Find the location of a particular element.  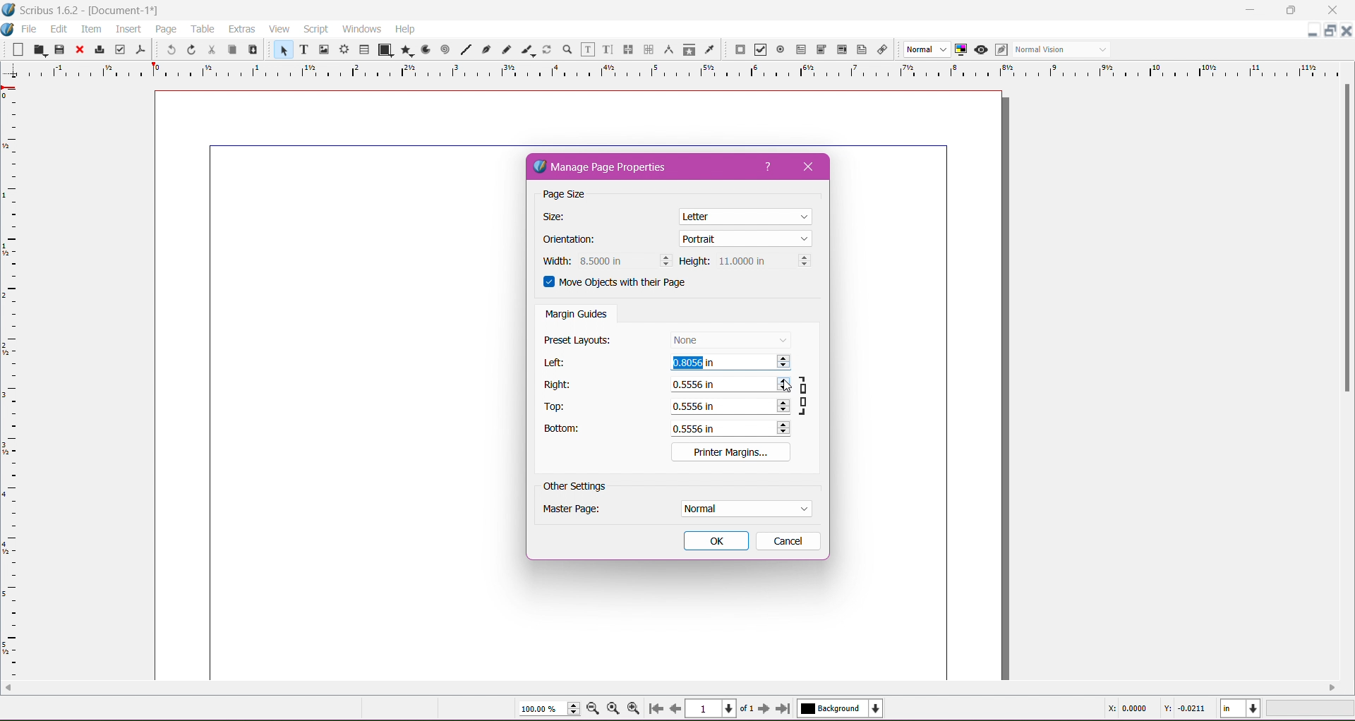

Shape is located at coordinates (383, 50).